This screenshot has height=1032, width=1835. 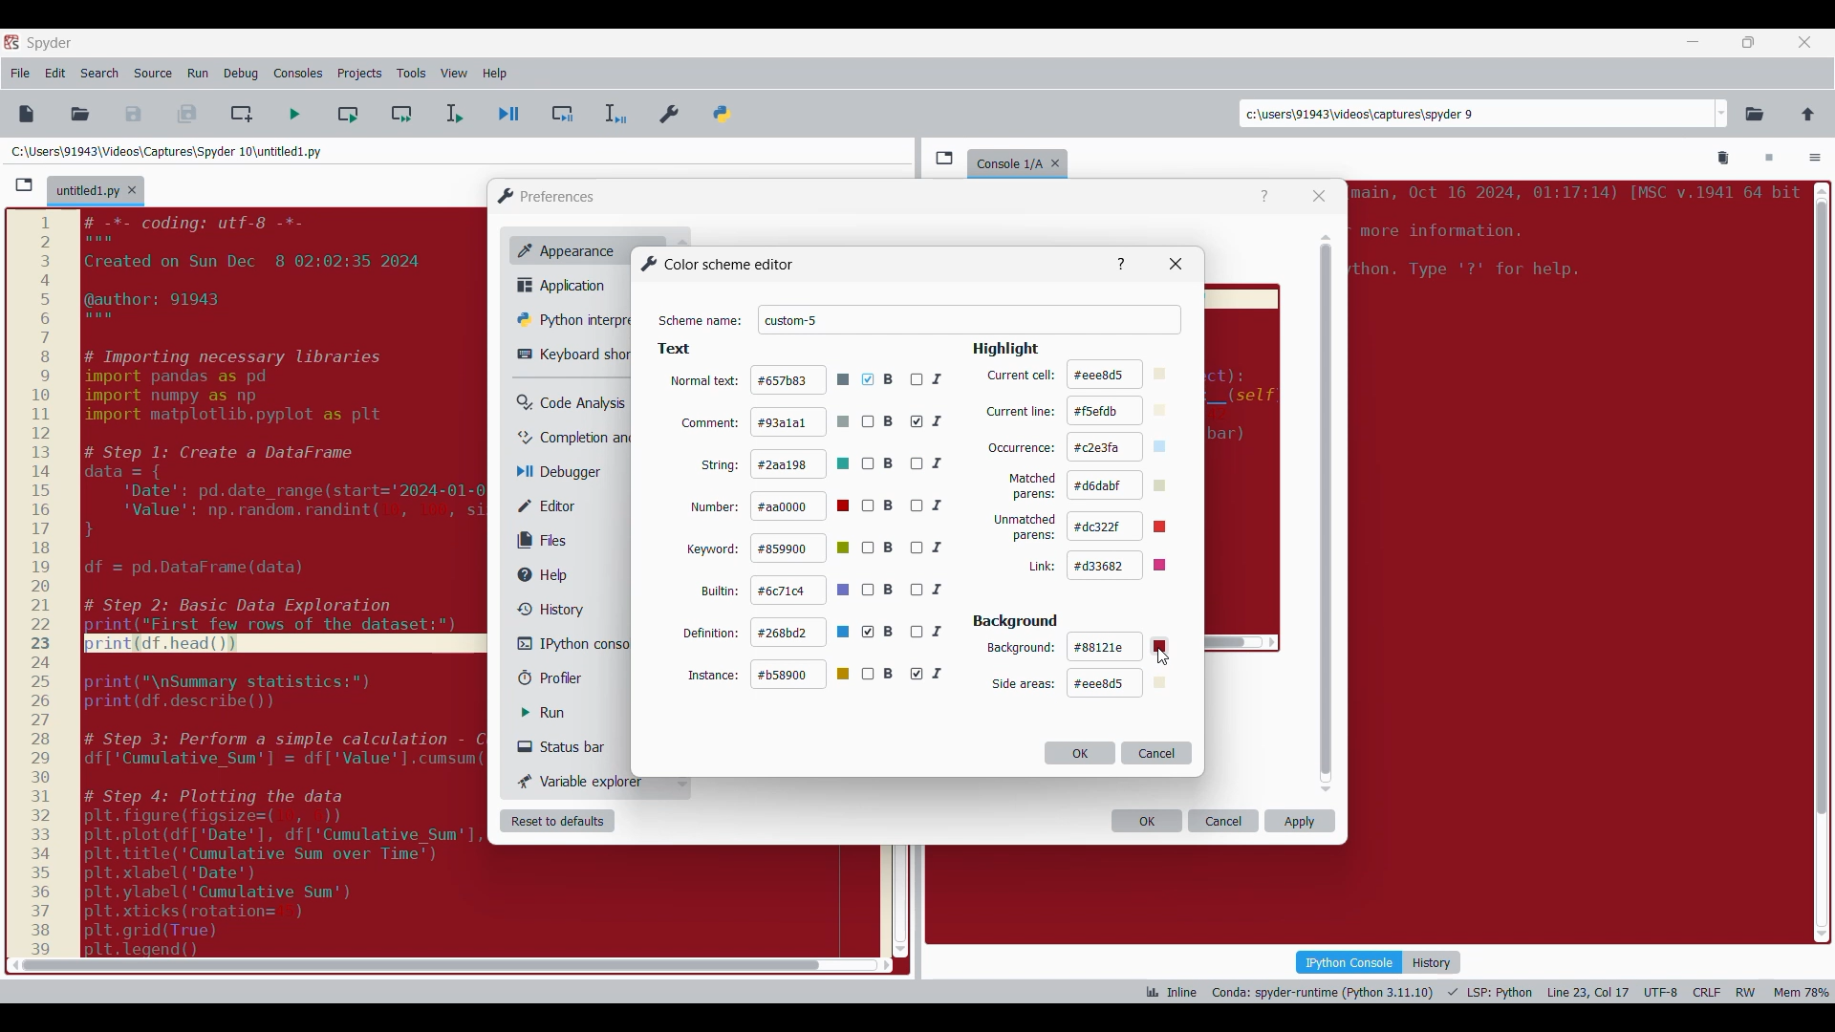 I want to click on instance, so click(x=713, y=675).